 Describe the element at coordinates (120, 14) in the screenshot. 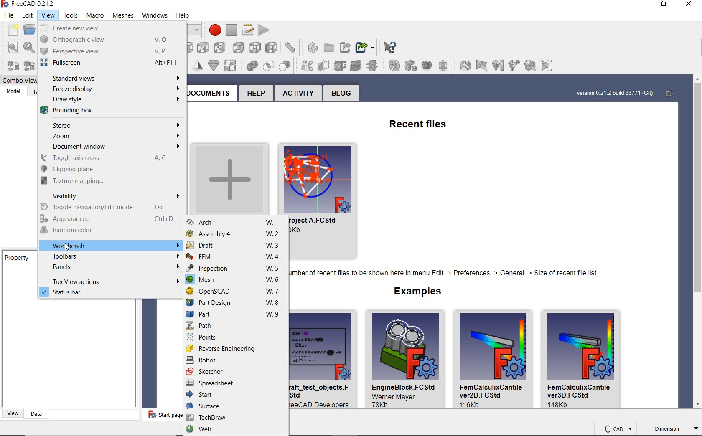

I see `meshes` at that location.